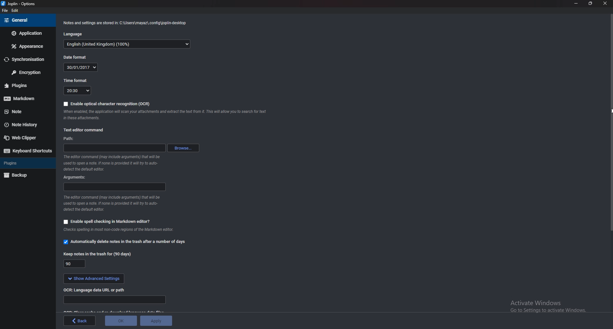 The image size is (613, 329). Describe the element at coordinates (76, 57) in the screenshot. I see `Date format` at that location.